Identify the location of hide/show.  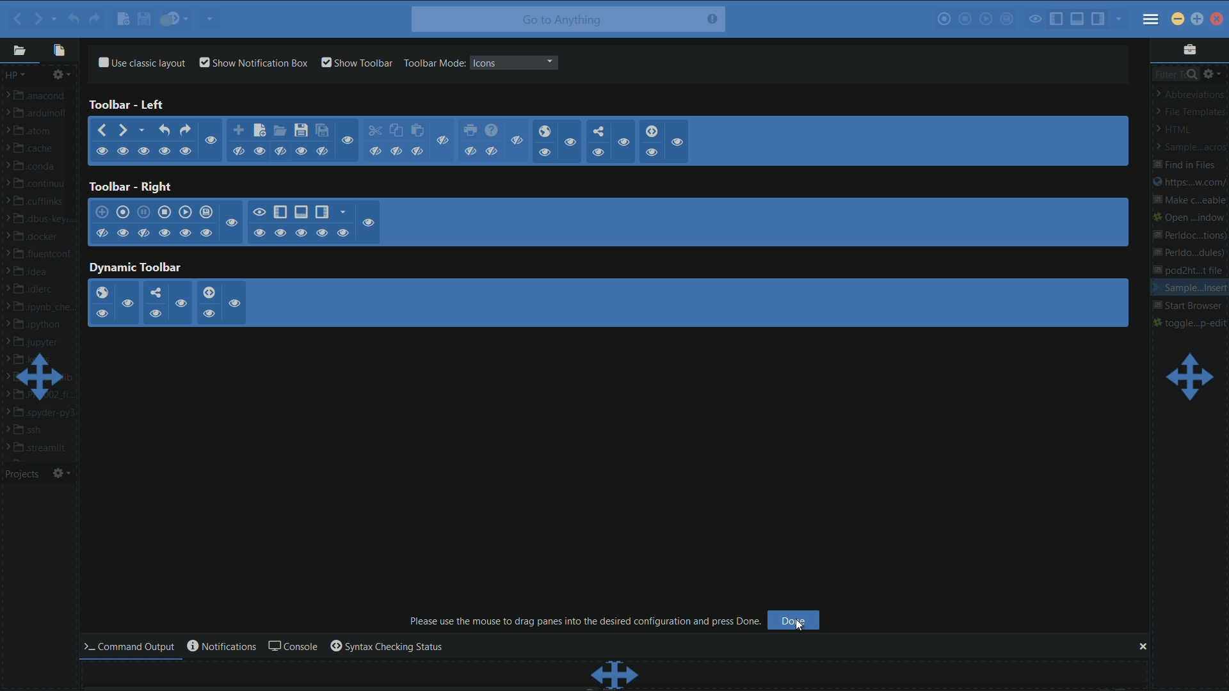
(321, 232).